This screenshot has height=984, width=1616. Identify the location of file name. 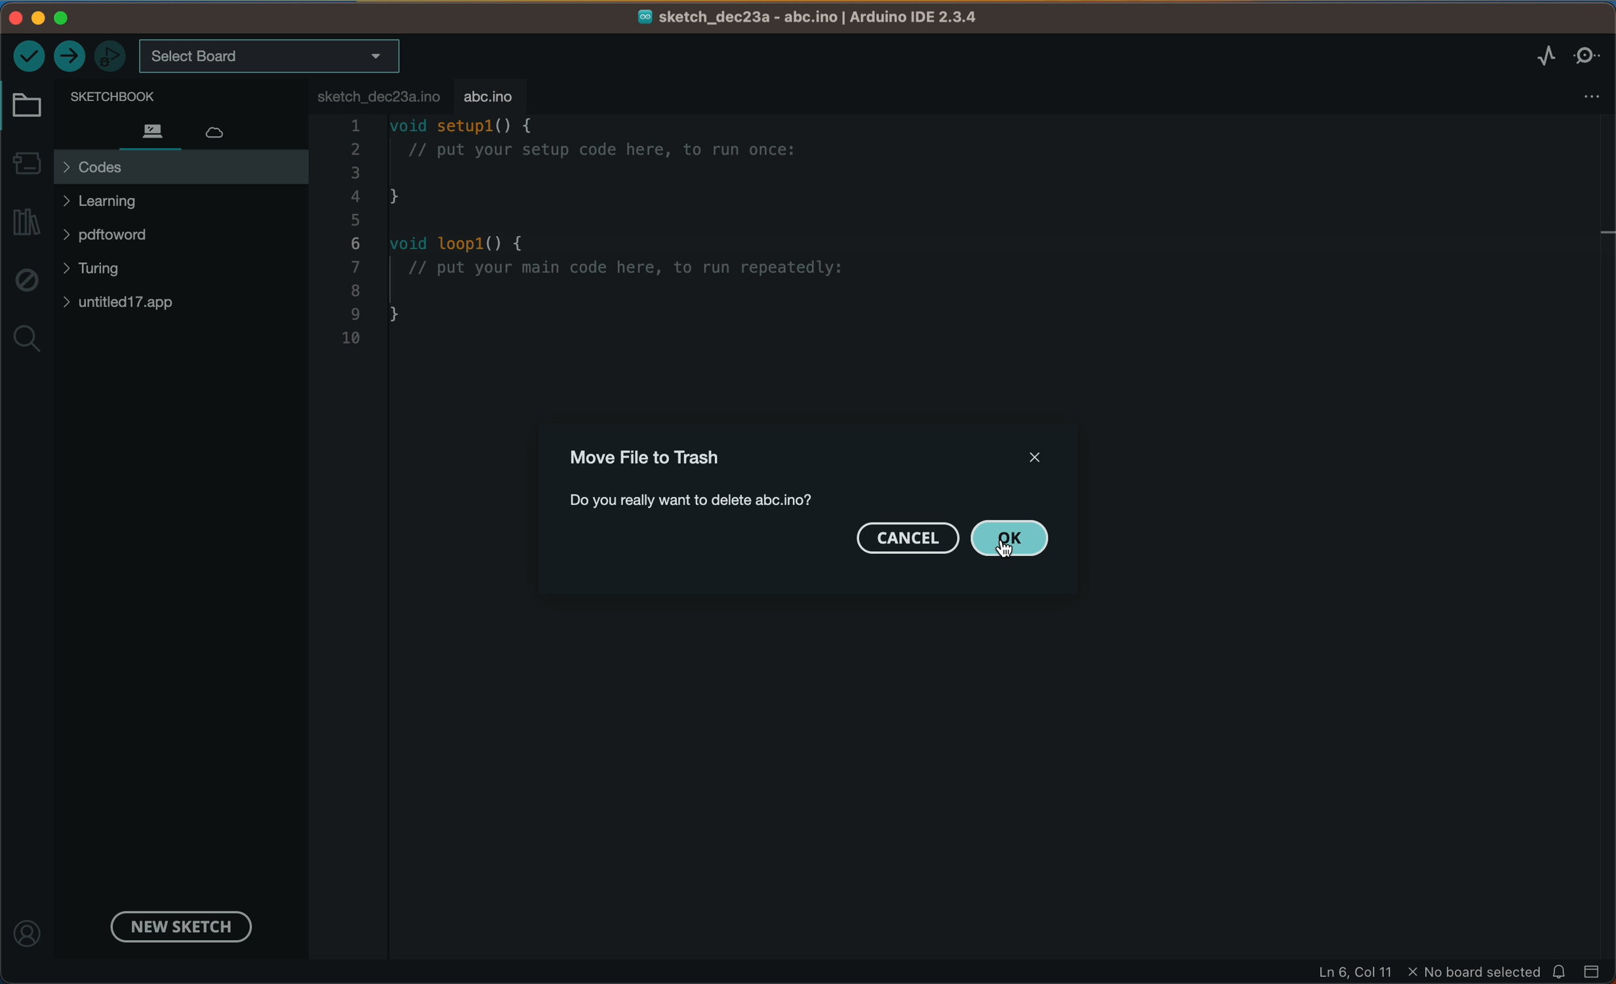
(773, 497).